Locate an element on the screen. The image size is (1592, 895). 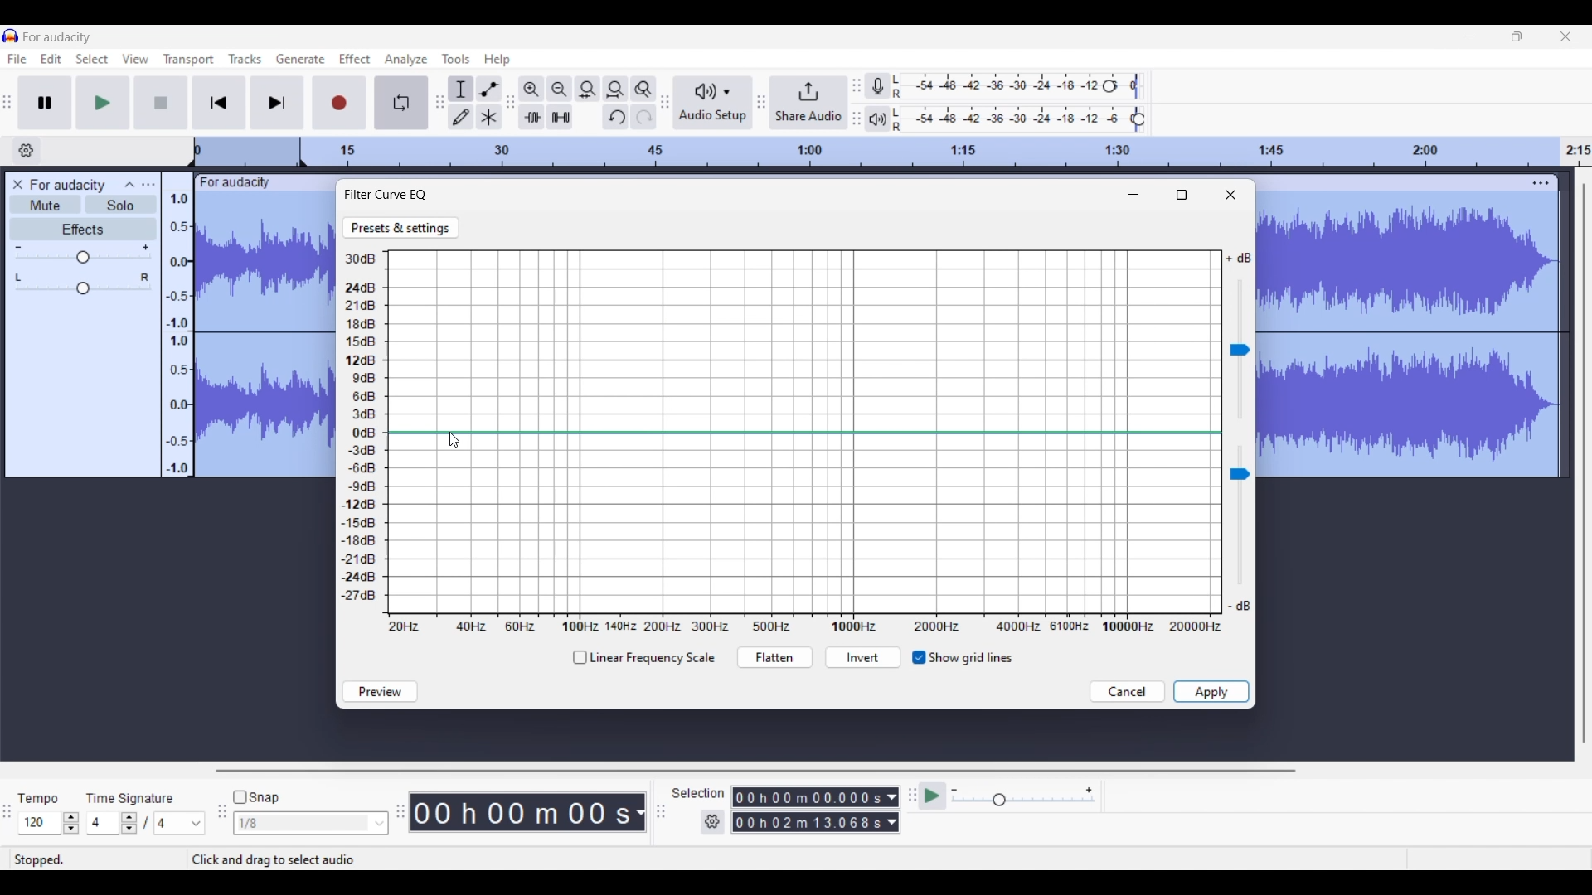
Scale to measure audio is located at coordinates (176, 324).